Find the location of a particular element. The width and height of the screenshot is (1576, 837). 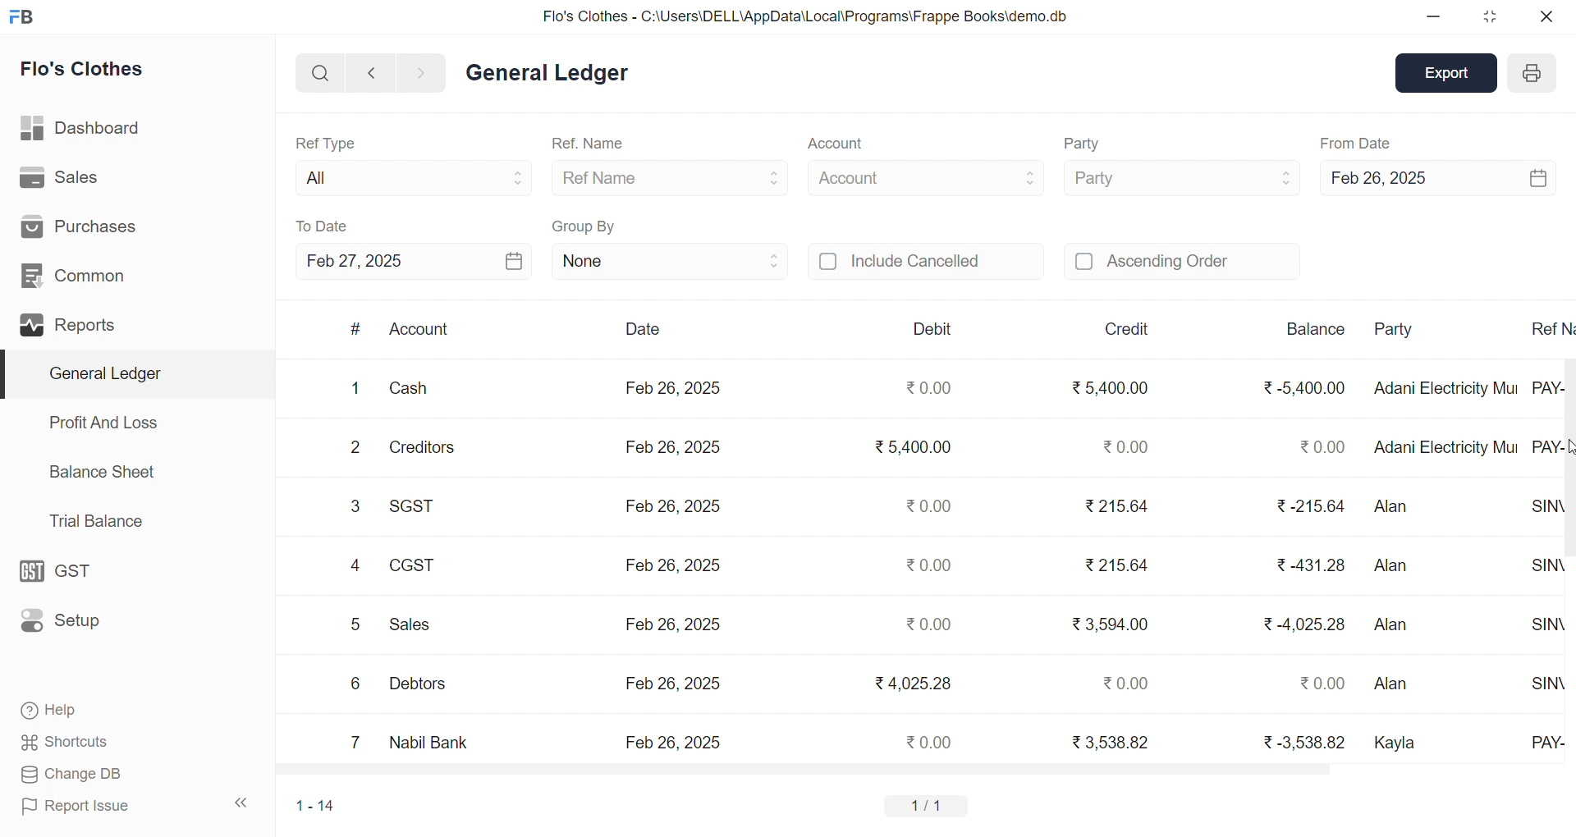

Feb 26, 2025 is located at coordinates (676, 448).